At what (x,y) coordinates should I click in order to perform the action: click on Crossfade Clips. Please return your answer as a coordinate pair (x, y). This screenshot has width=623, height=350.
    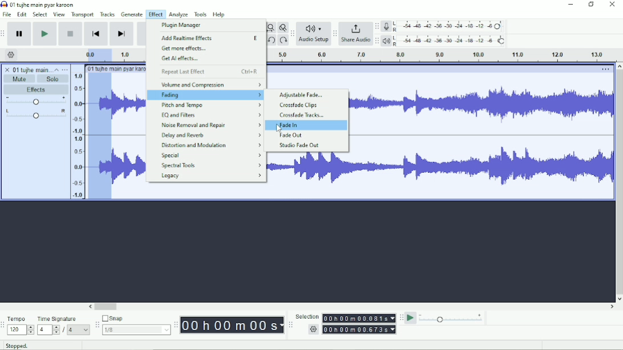
    Looking at the image, I should click on (300, 105).